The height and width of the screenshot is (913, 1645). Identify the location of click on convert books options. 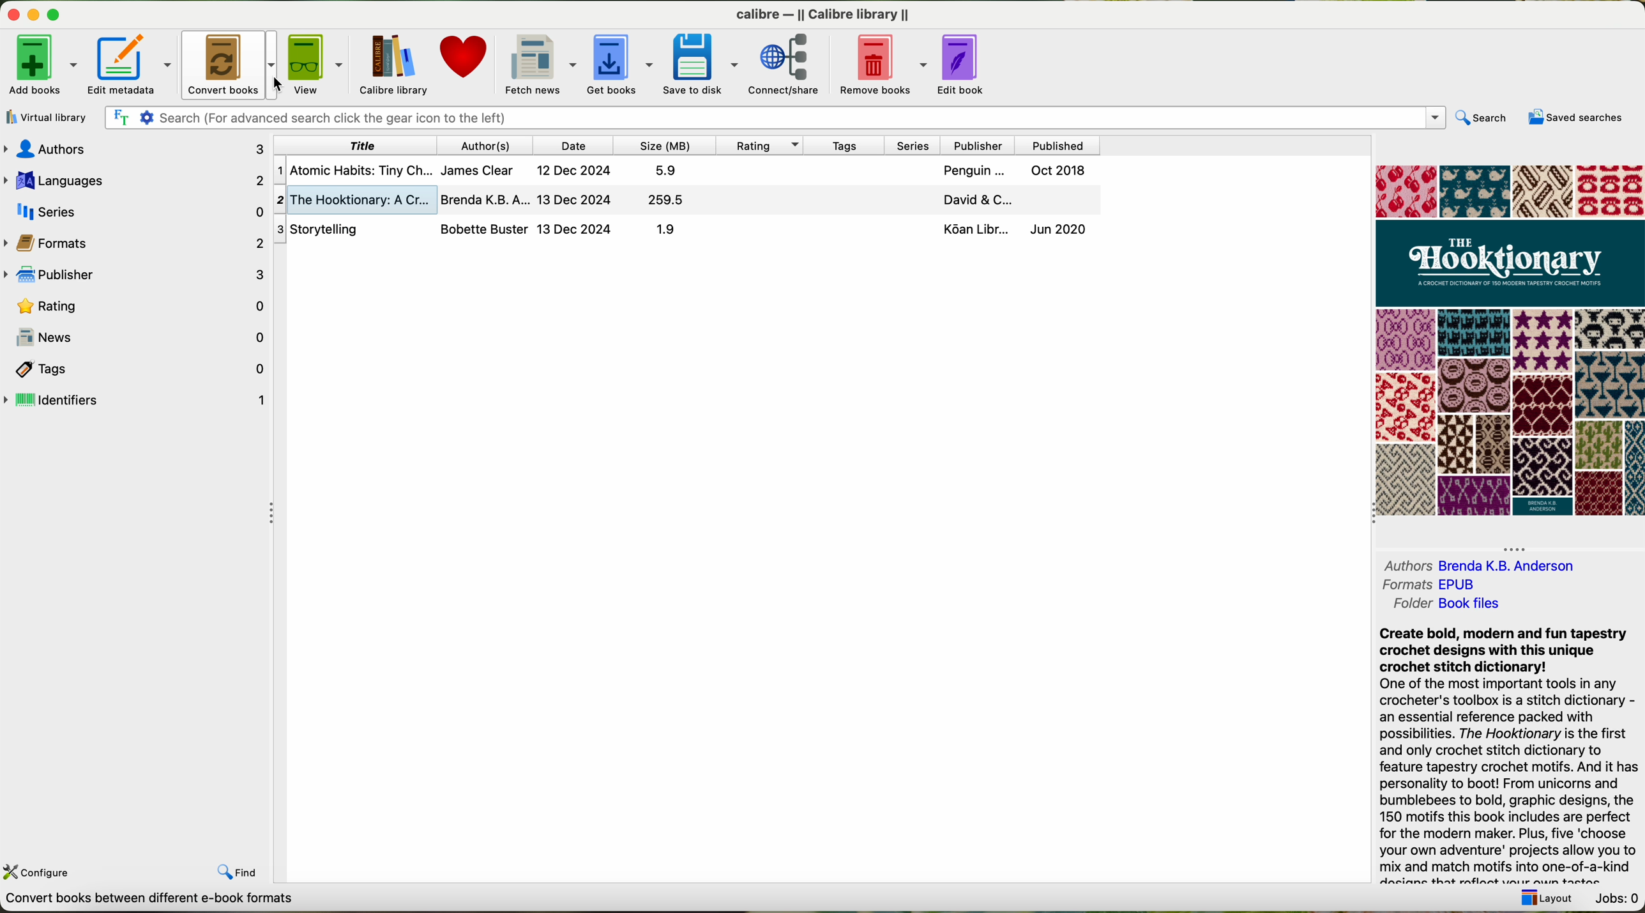
(230, 66).